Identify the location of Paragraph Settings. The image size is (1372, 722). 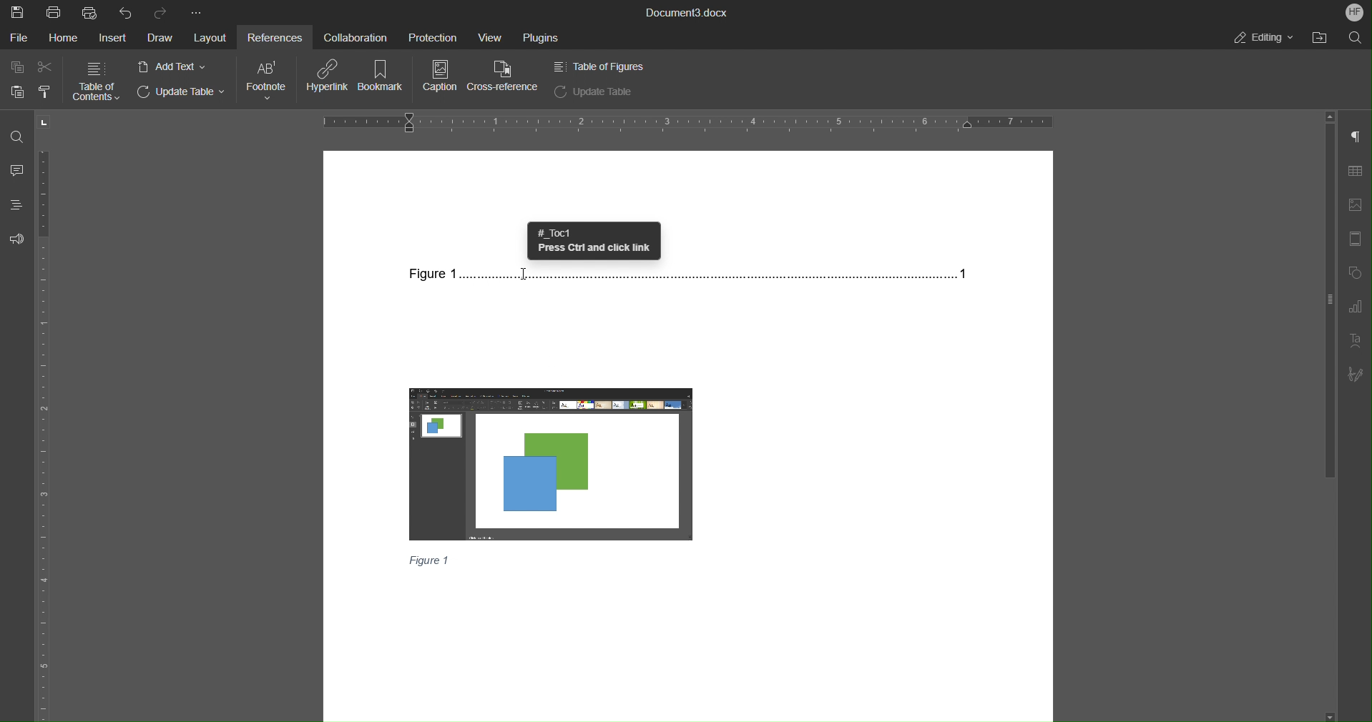
(1356, 139).